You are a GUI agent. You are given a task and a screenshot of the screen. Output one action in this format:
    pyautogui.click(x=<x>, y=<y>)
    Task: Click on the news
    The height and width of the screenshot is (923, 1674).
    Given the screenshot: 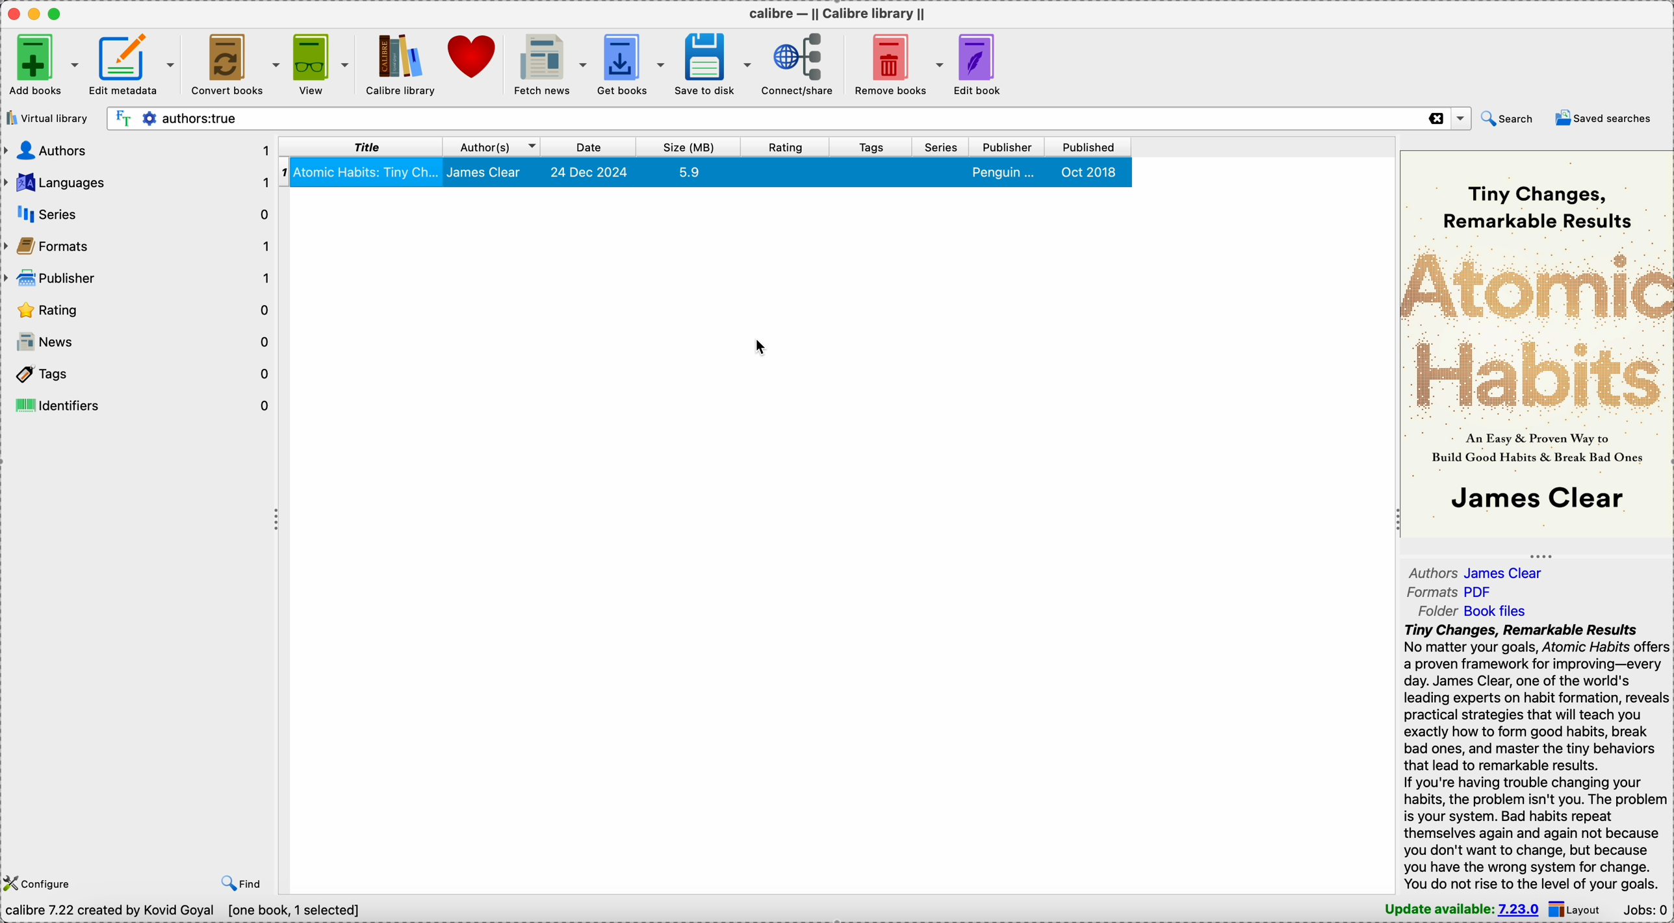 What is the action you would take?
    pyautogui.click(x=138, y=341)
    